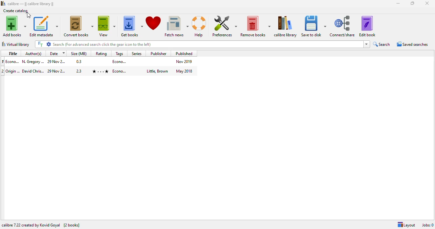  What do you see at coordinates (31, 225) in the screenshot?
I see `calibre 7.22 created by Kovid Goyal` at bounding box center [31, 225].